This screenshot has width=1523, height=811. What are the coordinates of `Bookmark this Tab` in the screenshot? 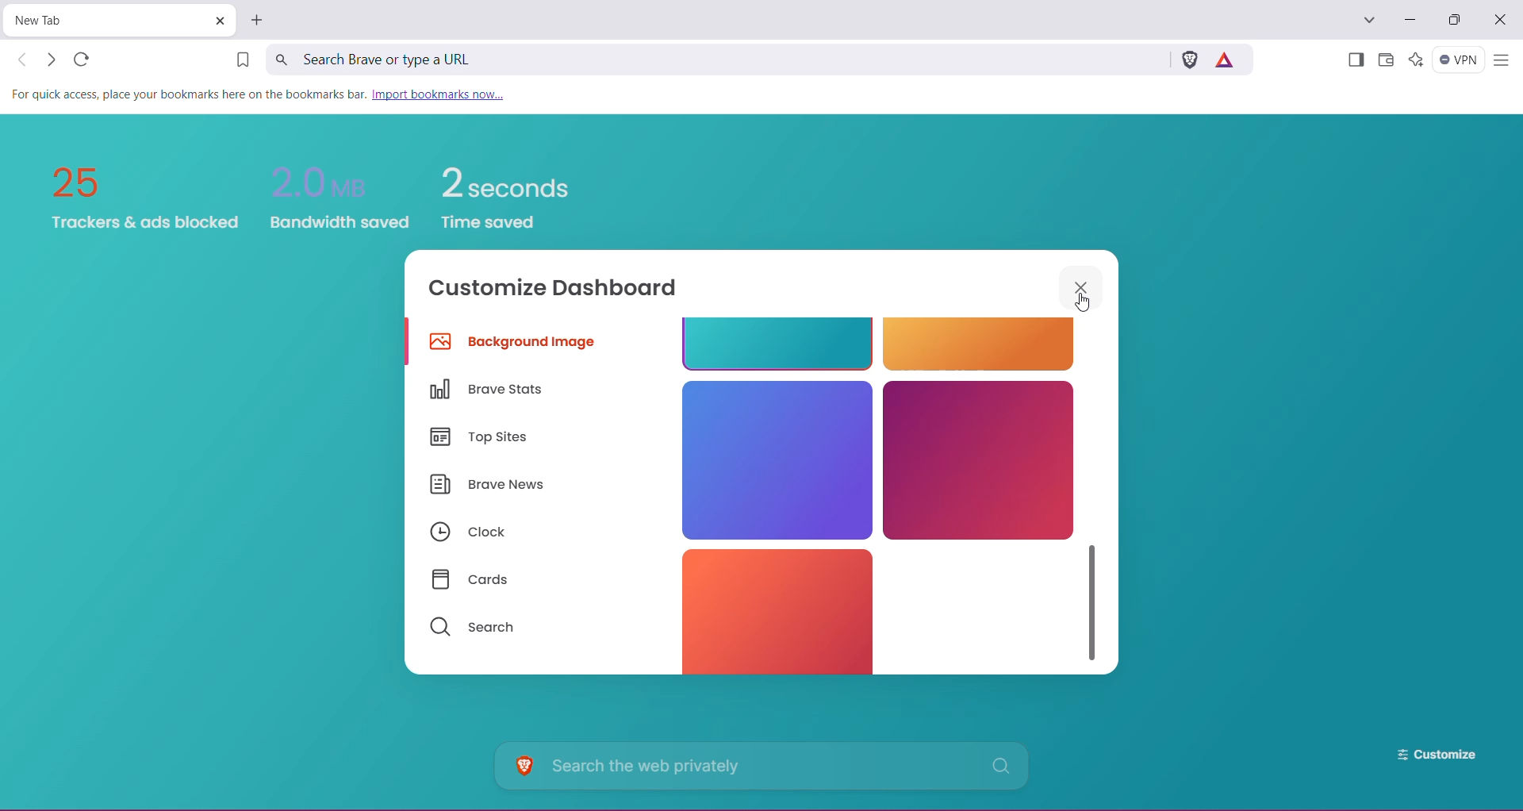 It's located at (237, 61).